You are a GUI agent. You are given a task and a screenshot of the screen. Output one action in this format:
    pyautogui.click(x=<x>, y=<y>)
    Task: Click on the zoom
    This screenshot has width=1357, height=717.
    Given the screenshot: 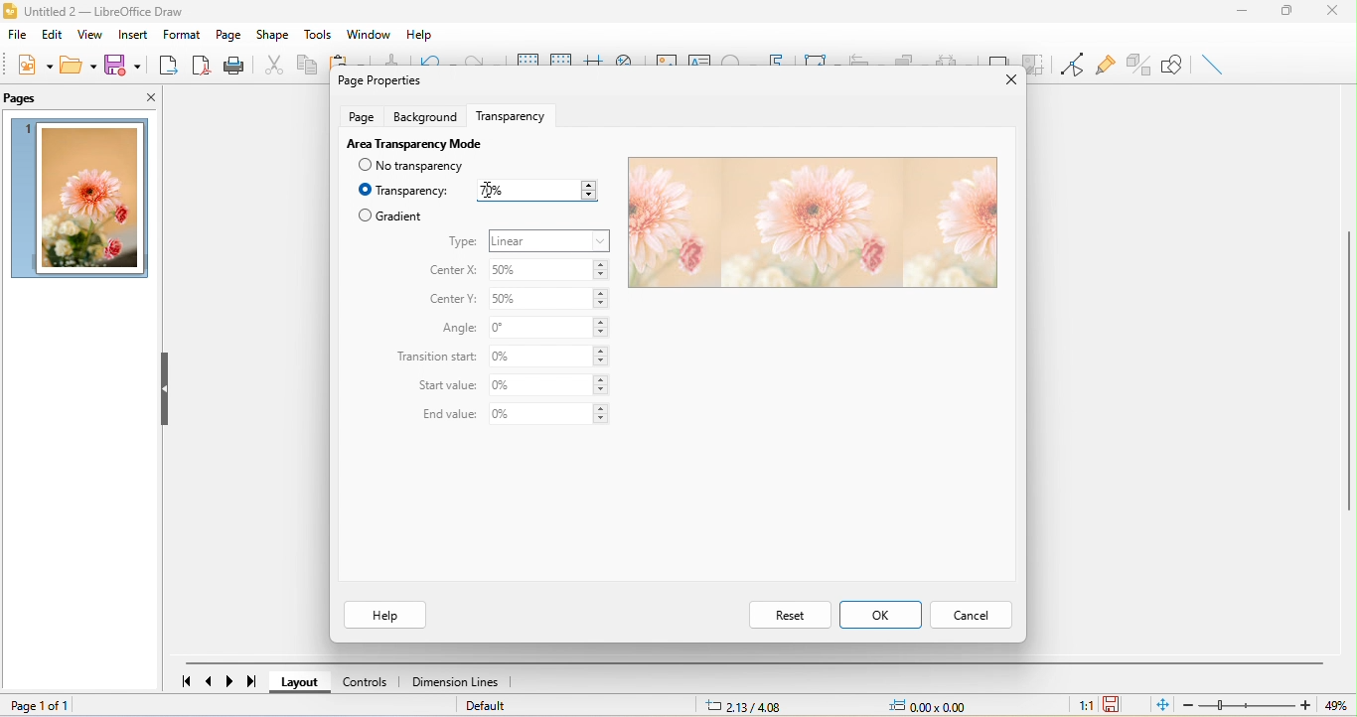 What is the action you would take?
    pyautogui.click(x=1263, y=705)
    